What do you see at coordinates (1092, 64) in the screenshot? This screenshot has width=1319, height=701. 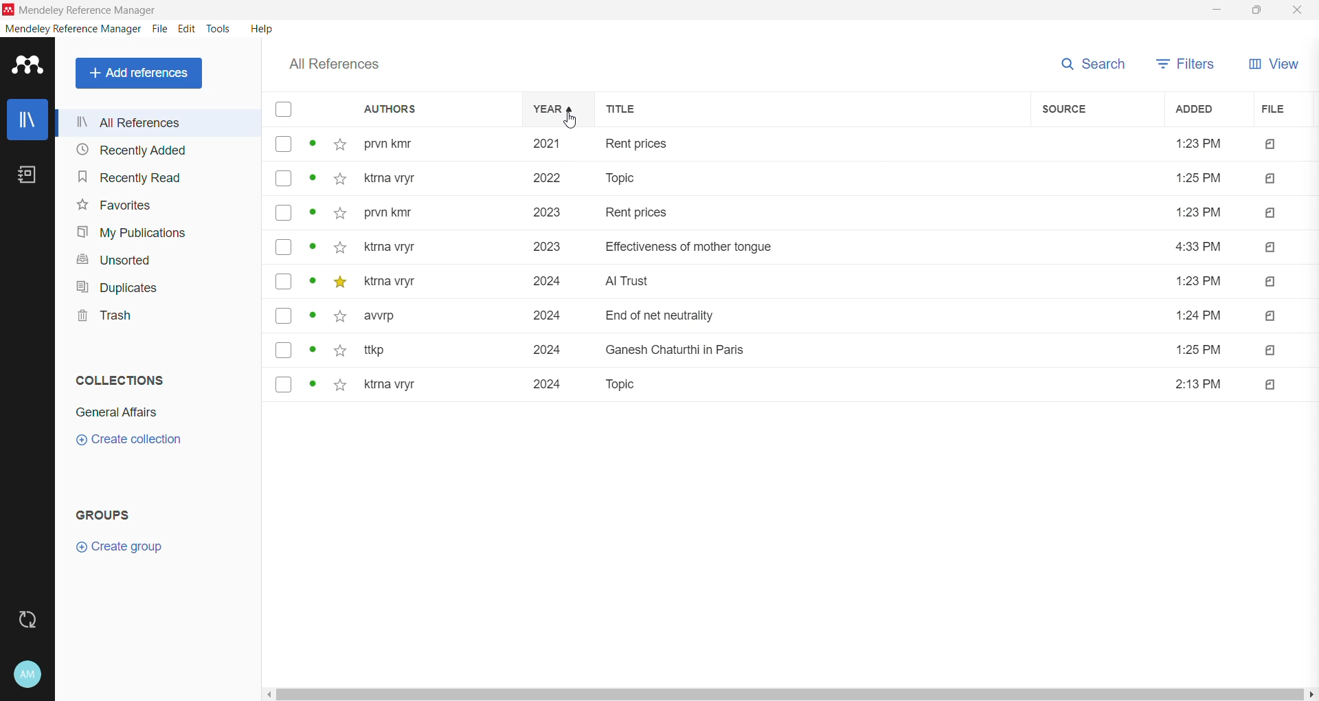 I see `Search` at bounding box center [1092, 64].